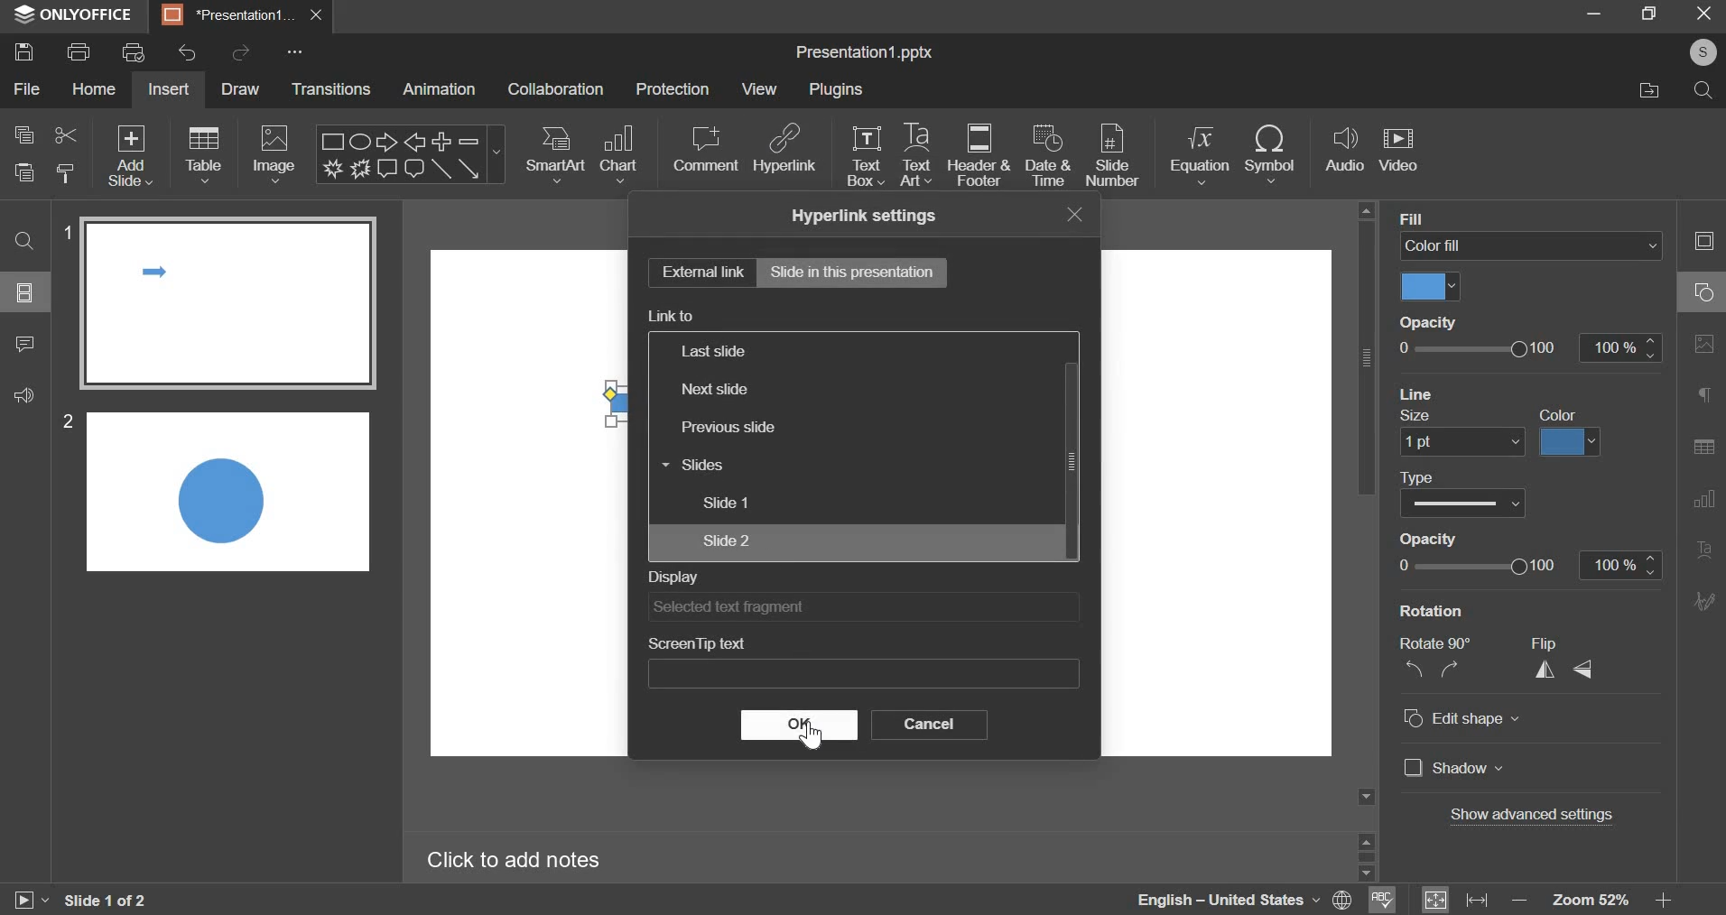 This screenshot has height=915, width=1726. What do you see at coordinates (131, 155) in the screenshot?
I see `add slide` at bounding box center [131, 155].